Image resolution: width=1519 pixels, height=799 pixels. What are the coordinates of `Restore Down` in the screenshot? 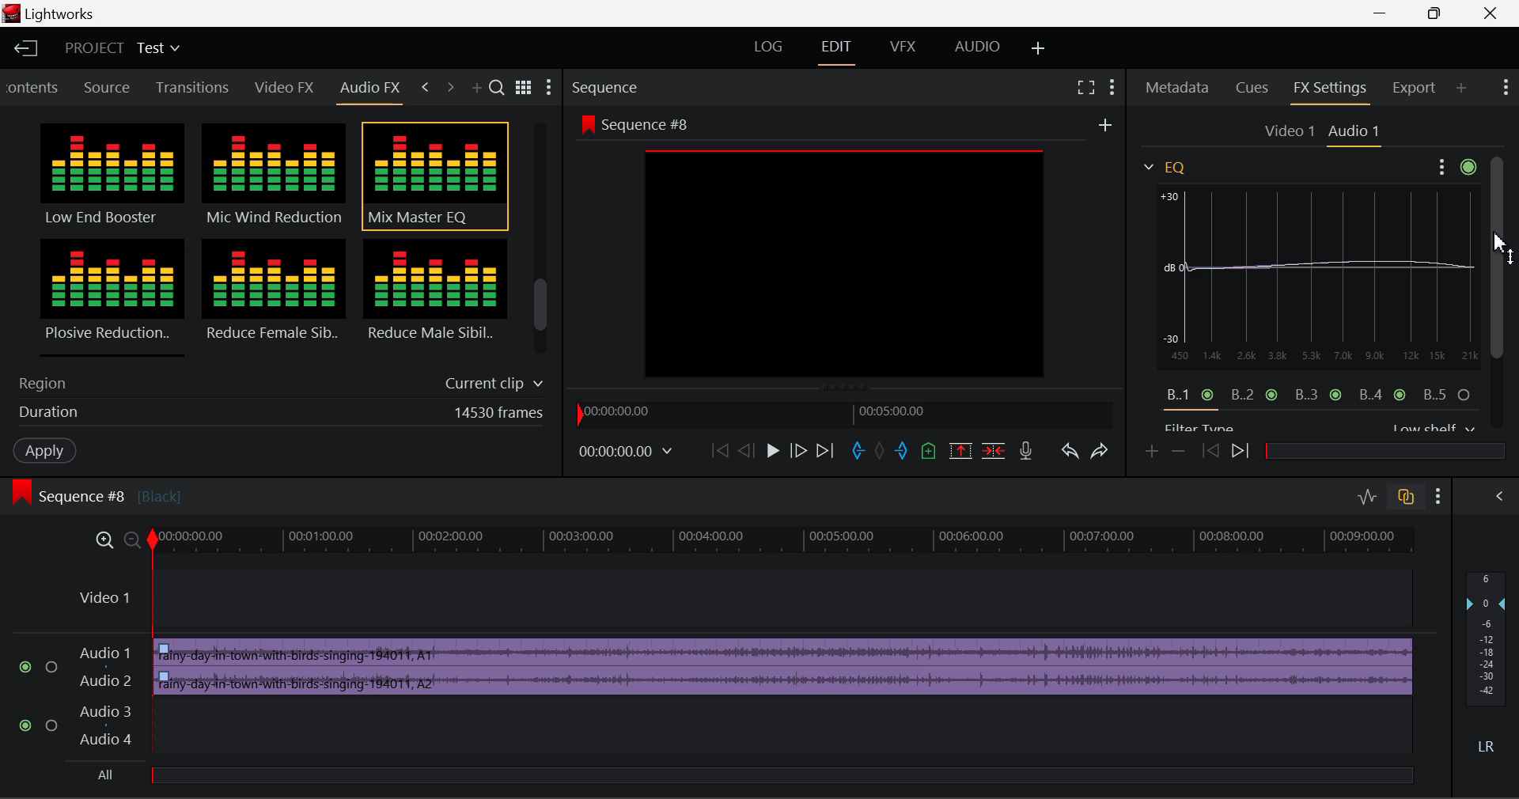 It's located at (1387, 13).